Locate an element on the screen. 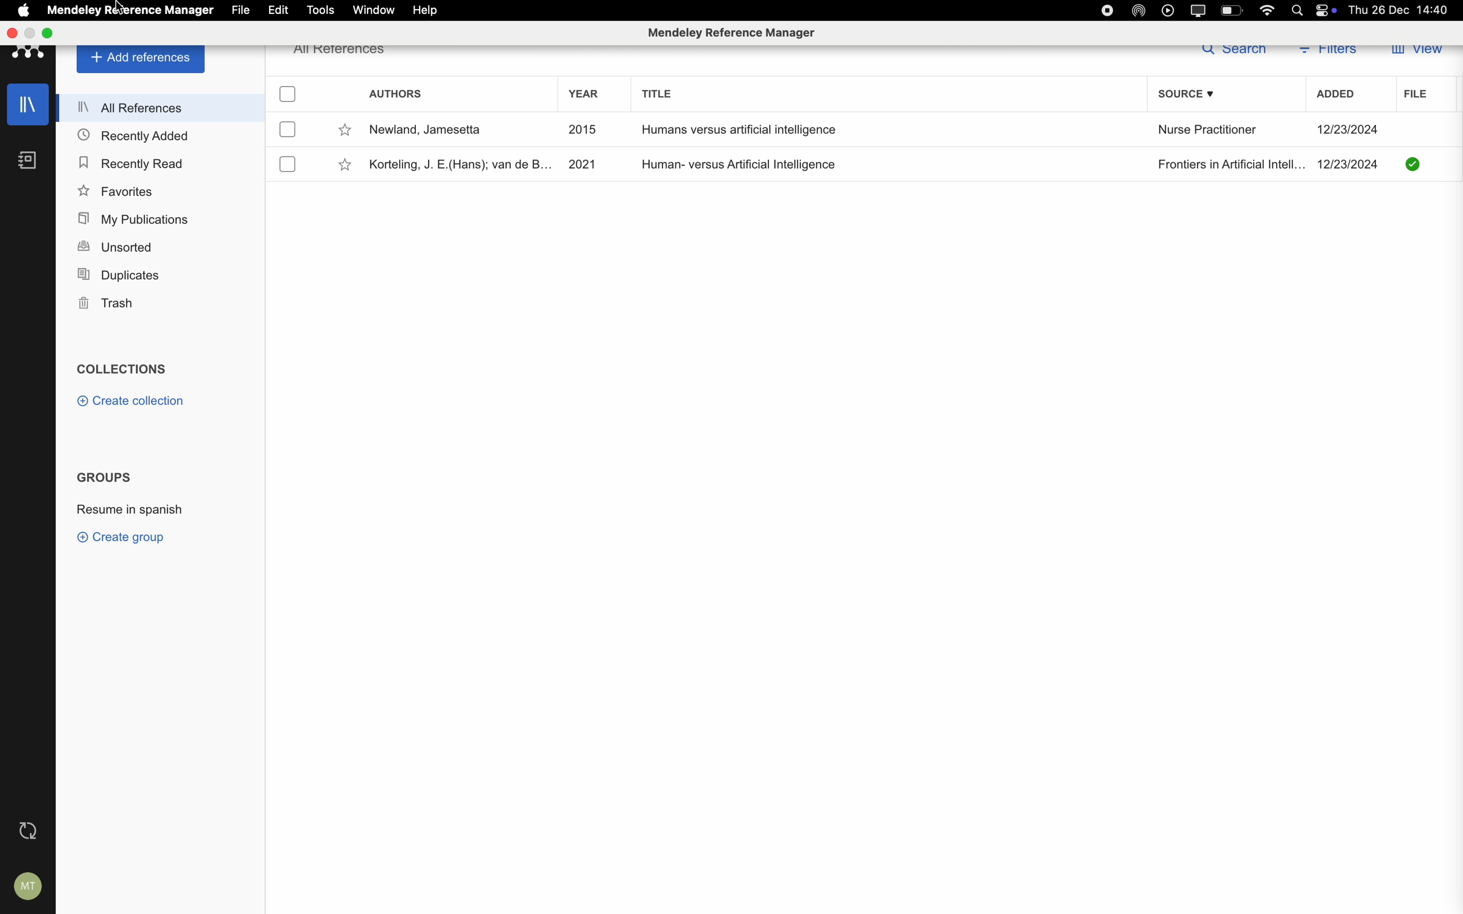 The image size is (1463, 914). wifi is located at coordinates (1270, 9).